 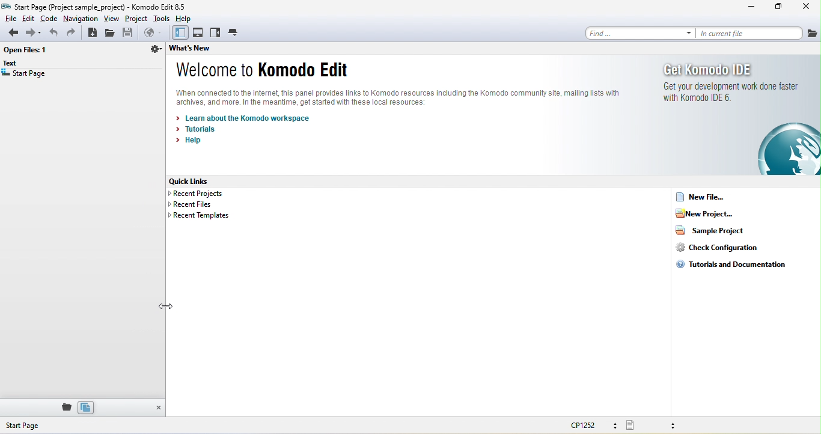 What do you see at coordinates (659, 425) in the screenshot?
I see `file type` at bounding box center [659, 425].